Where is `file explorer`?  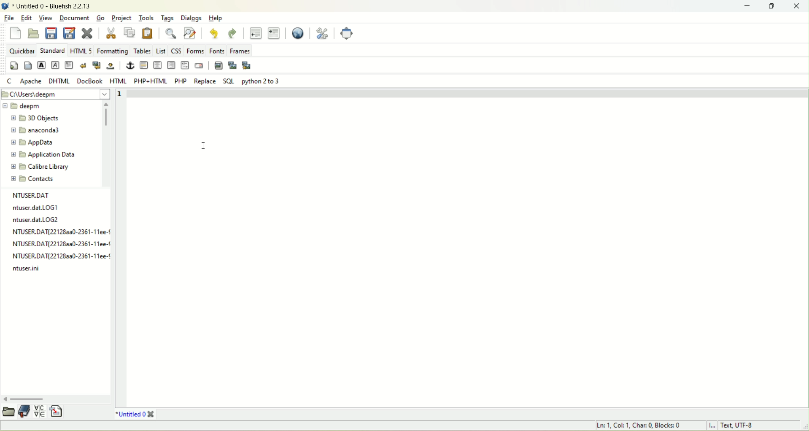
file explorer is located at coordinates (8, 411).